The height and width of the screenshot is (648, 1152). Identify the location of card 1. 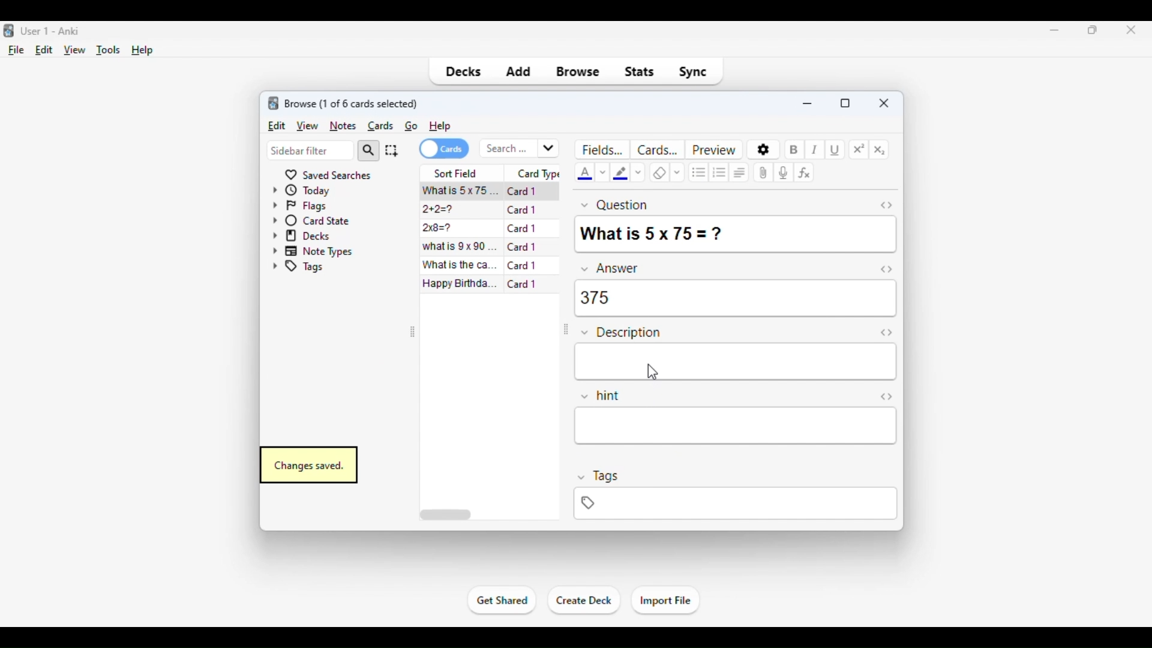
(522, 191).